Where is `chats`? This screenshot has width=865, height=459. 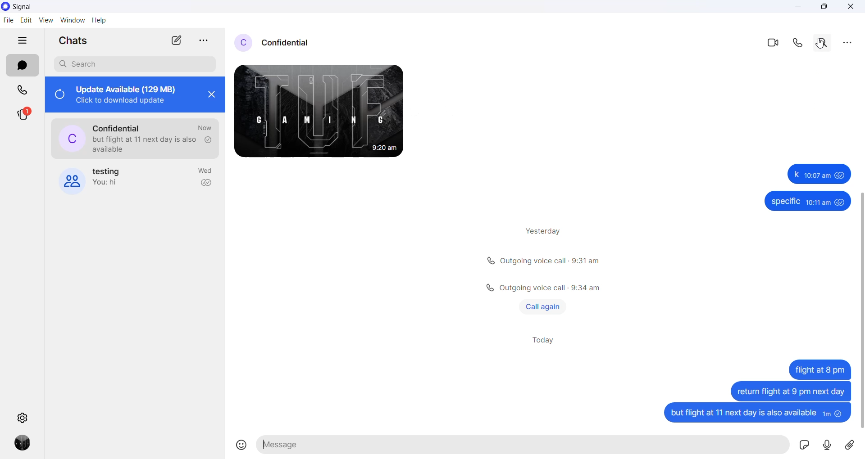
chats is located at coordinates (23, 65).